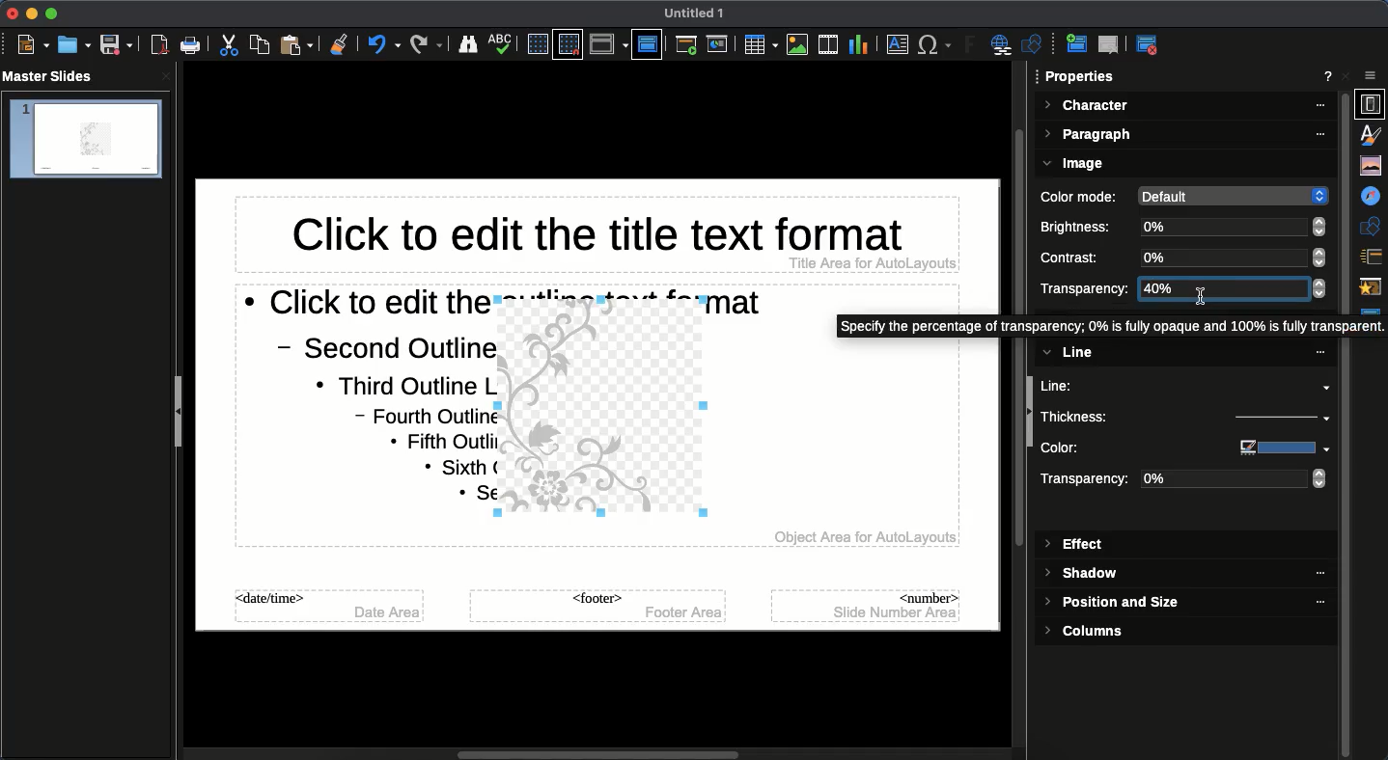 The image size is (1388, 760). What do you see at coordinates (1119, 416) in the screenshot?
I see `Thickness` at bounding box center [1119, 416].